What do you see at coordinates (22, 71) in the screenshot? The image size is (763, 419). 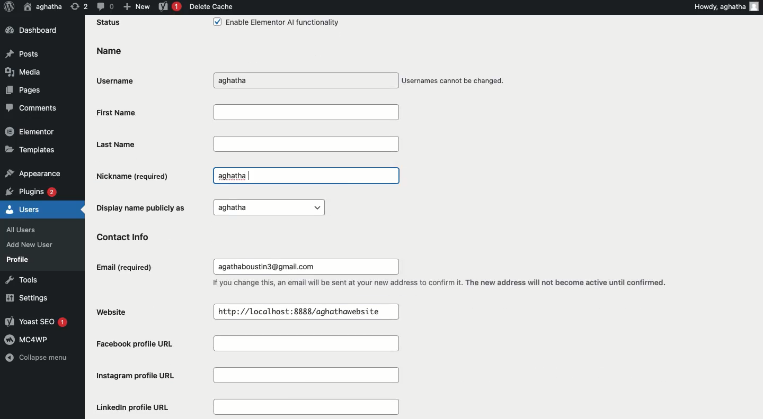 I see `Media` at bounding box center [22, 71].